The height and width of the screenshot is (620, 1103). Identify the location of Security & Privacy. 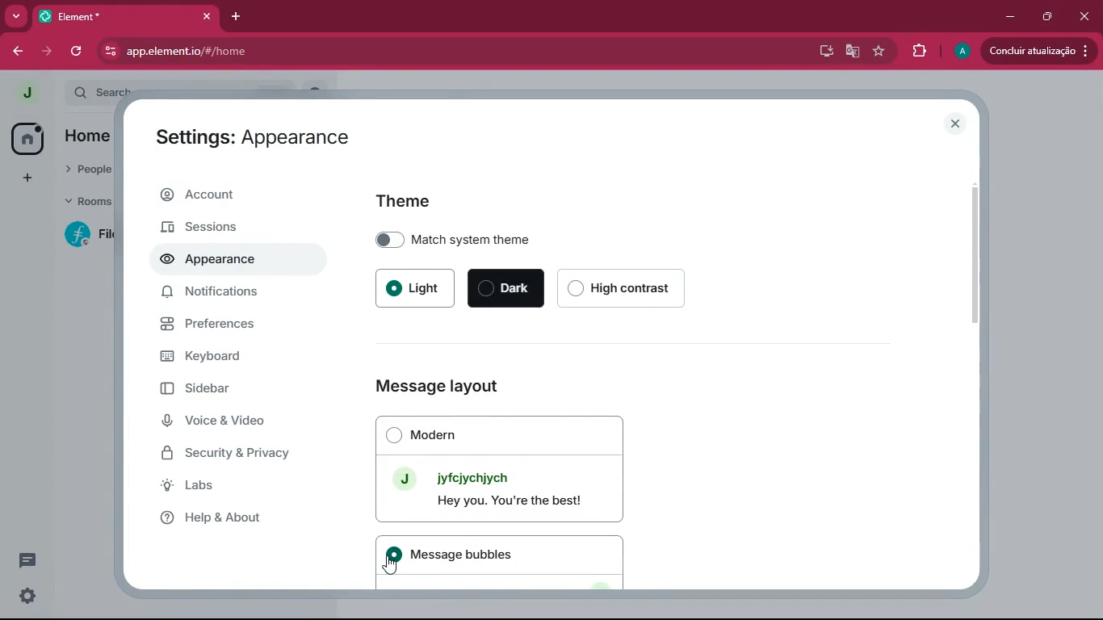
(233, 454).